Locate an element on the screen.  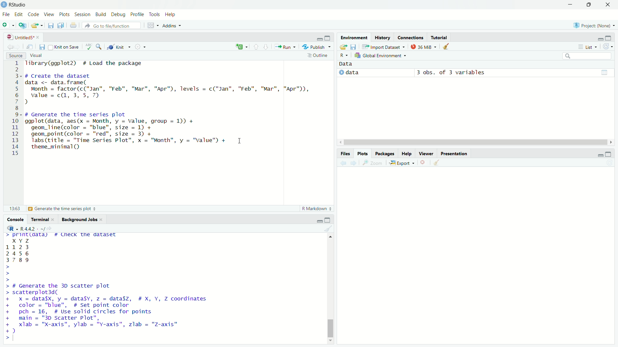
restore is located at coordinates (589, 5).